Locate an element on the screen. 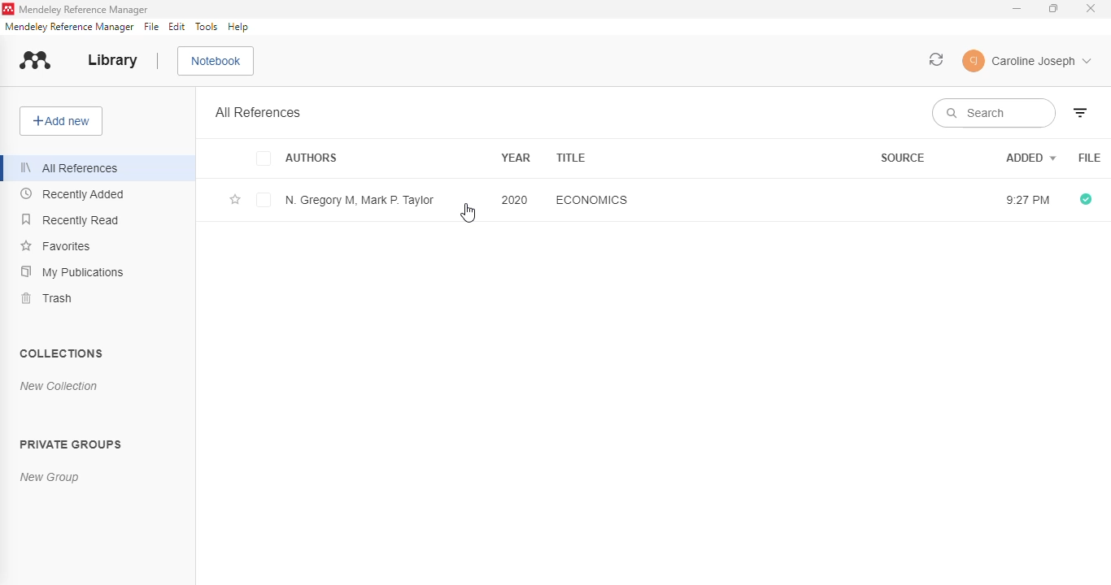  File is located at coordinates (1090, 157).